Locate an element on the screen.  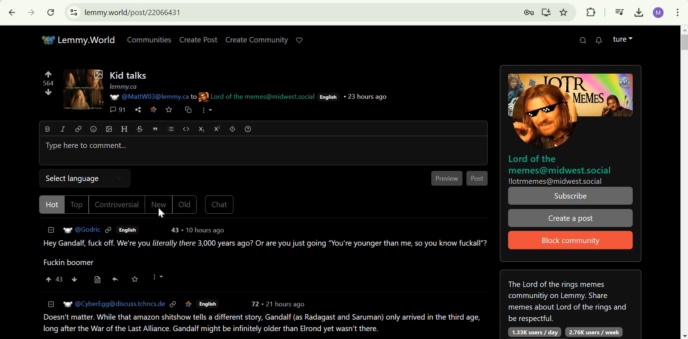
1.33K users in the last day is located at coordinates (532, 332).